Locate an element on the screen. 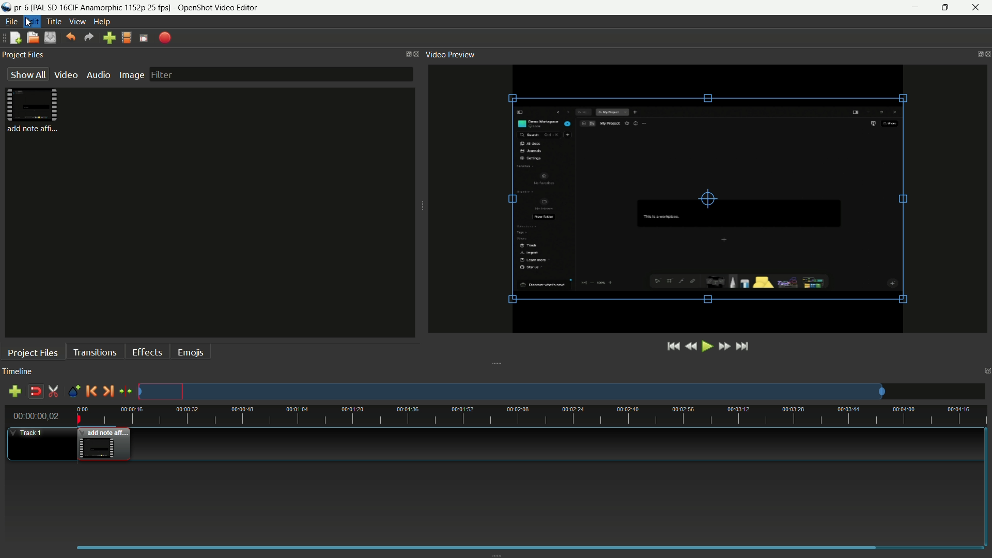 The width and height of the screenshot is (992, 558). undo is located at coordinates (71, 37).